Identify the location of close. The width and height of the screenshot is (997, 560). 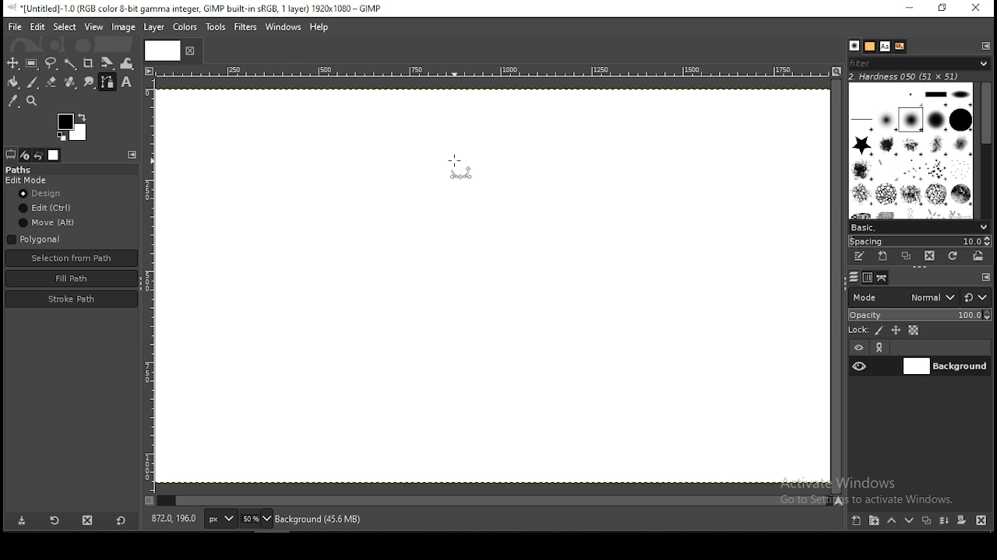
(190, 53).